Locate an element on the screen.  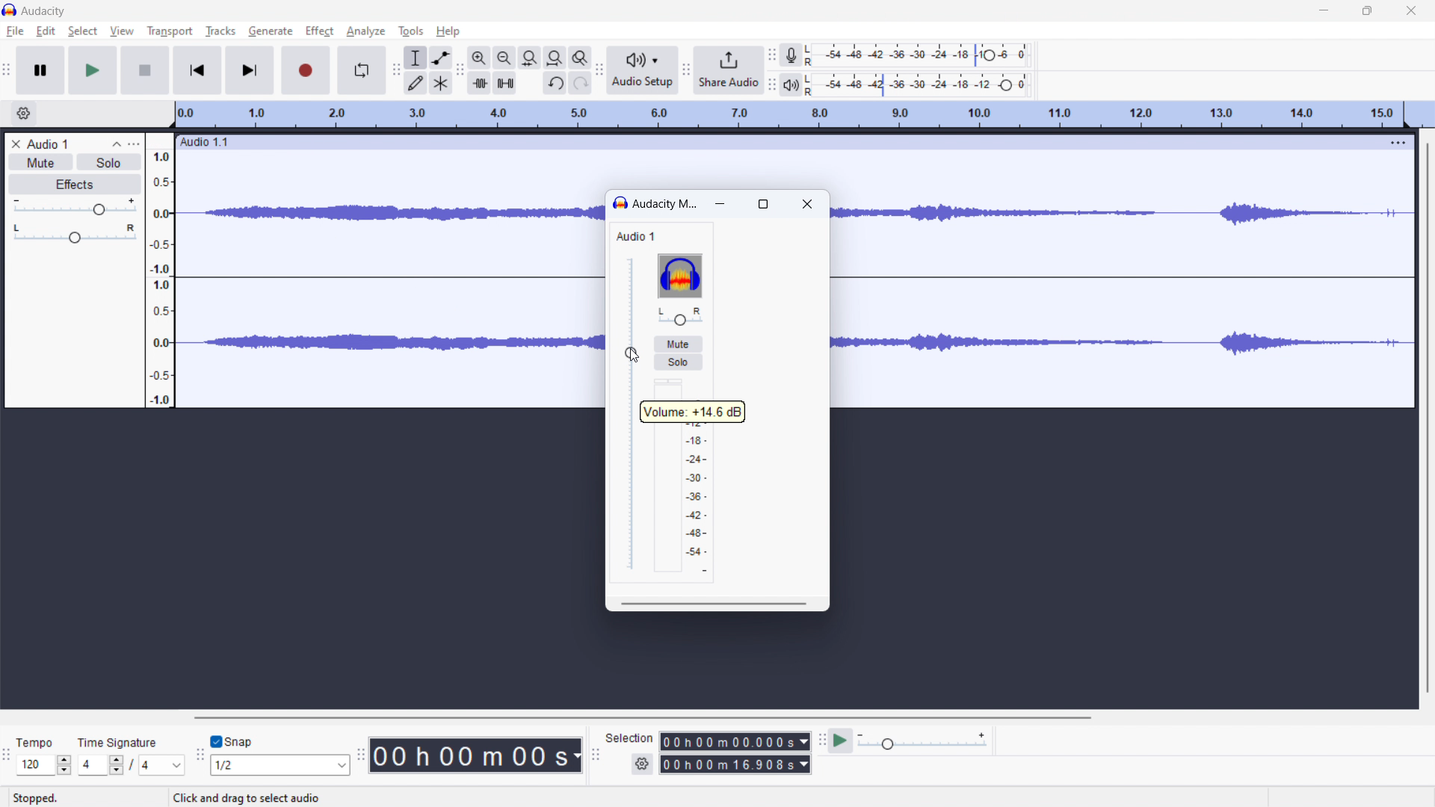
maximize is located at coordinates (764, 204).